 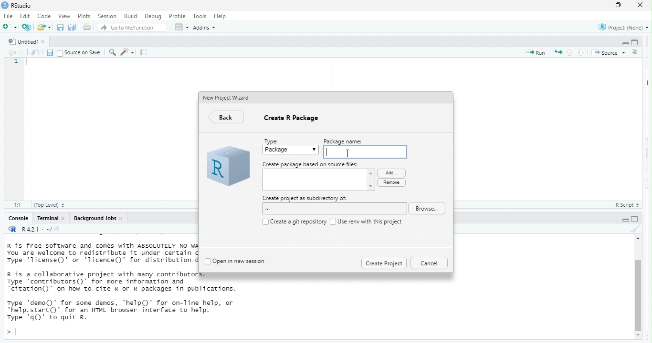 I want to click on show document outline, so click(x=634, y=52).